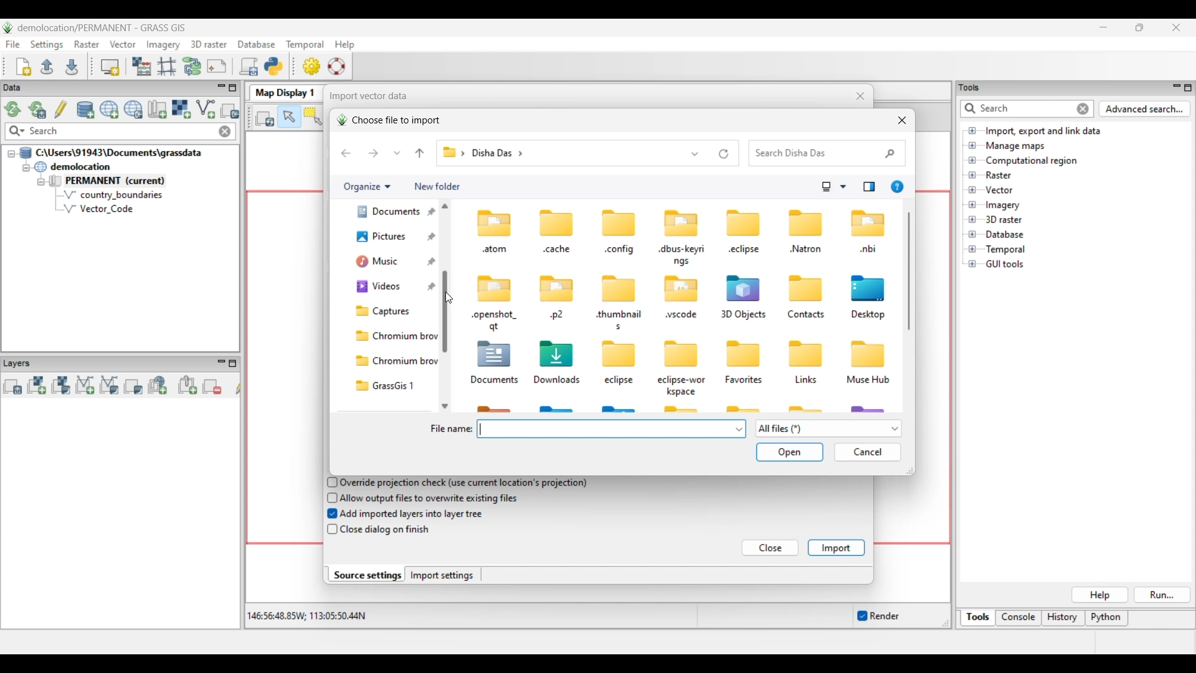 Image resolution: width=1196 pixels, height=673 pixels. What do you see at coordinates (742, 352) in the screenshot?
I see `icon` at bounding box center [742, 352].